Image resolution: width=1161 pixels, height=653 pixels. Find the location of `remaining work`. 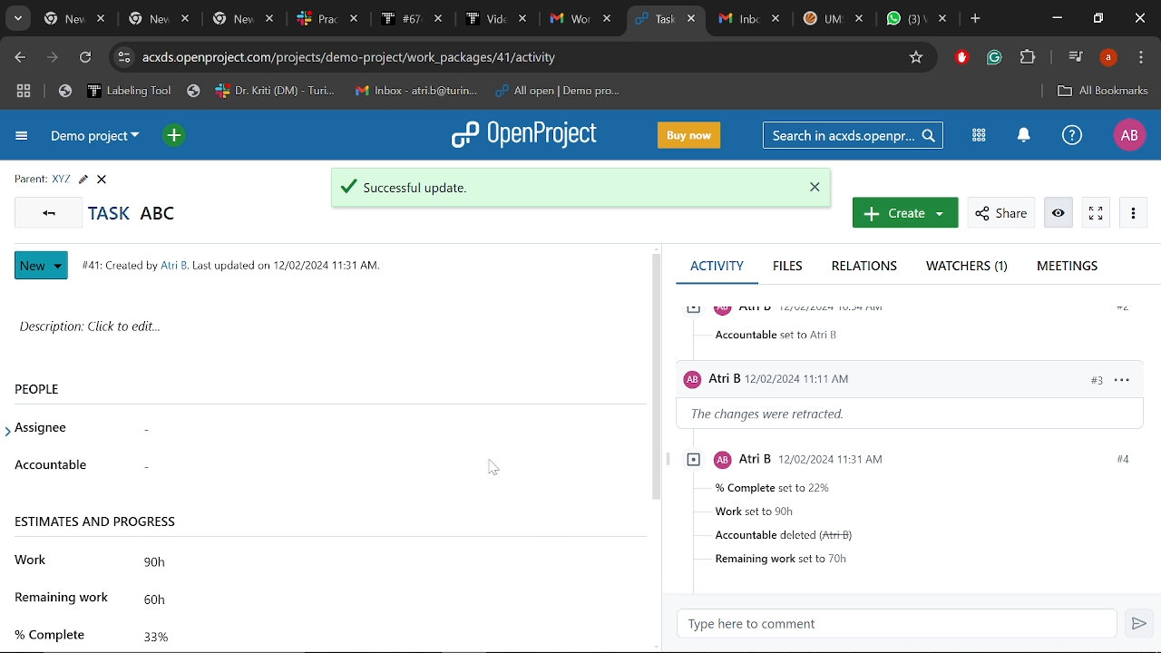

remaining work is located at coordinates (64, 597).